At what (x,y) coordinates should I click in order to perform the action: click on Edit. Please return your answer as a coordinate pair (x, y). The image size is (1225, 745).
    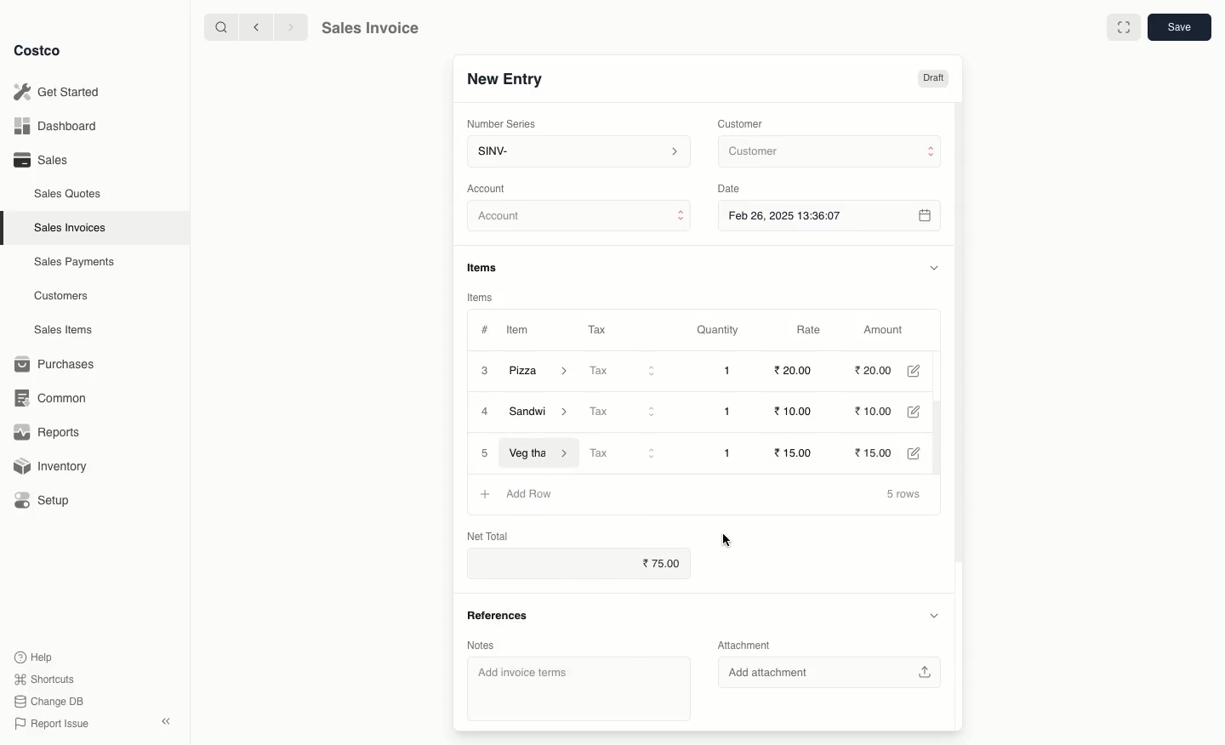
    Looking at the image, I should click on (921, 452).